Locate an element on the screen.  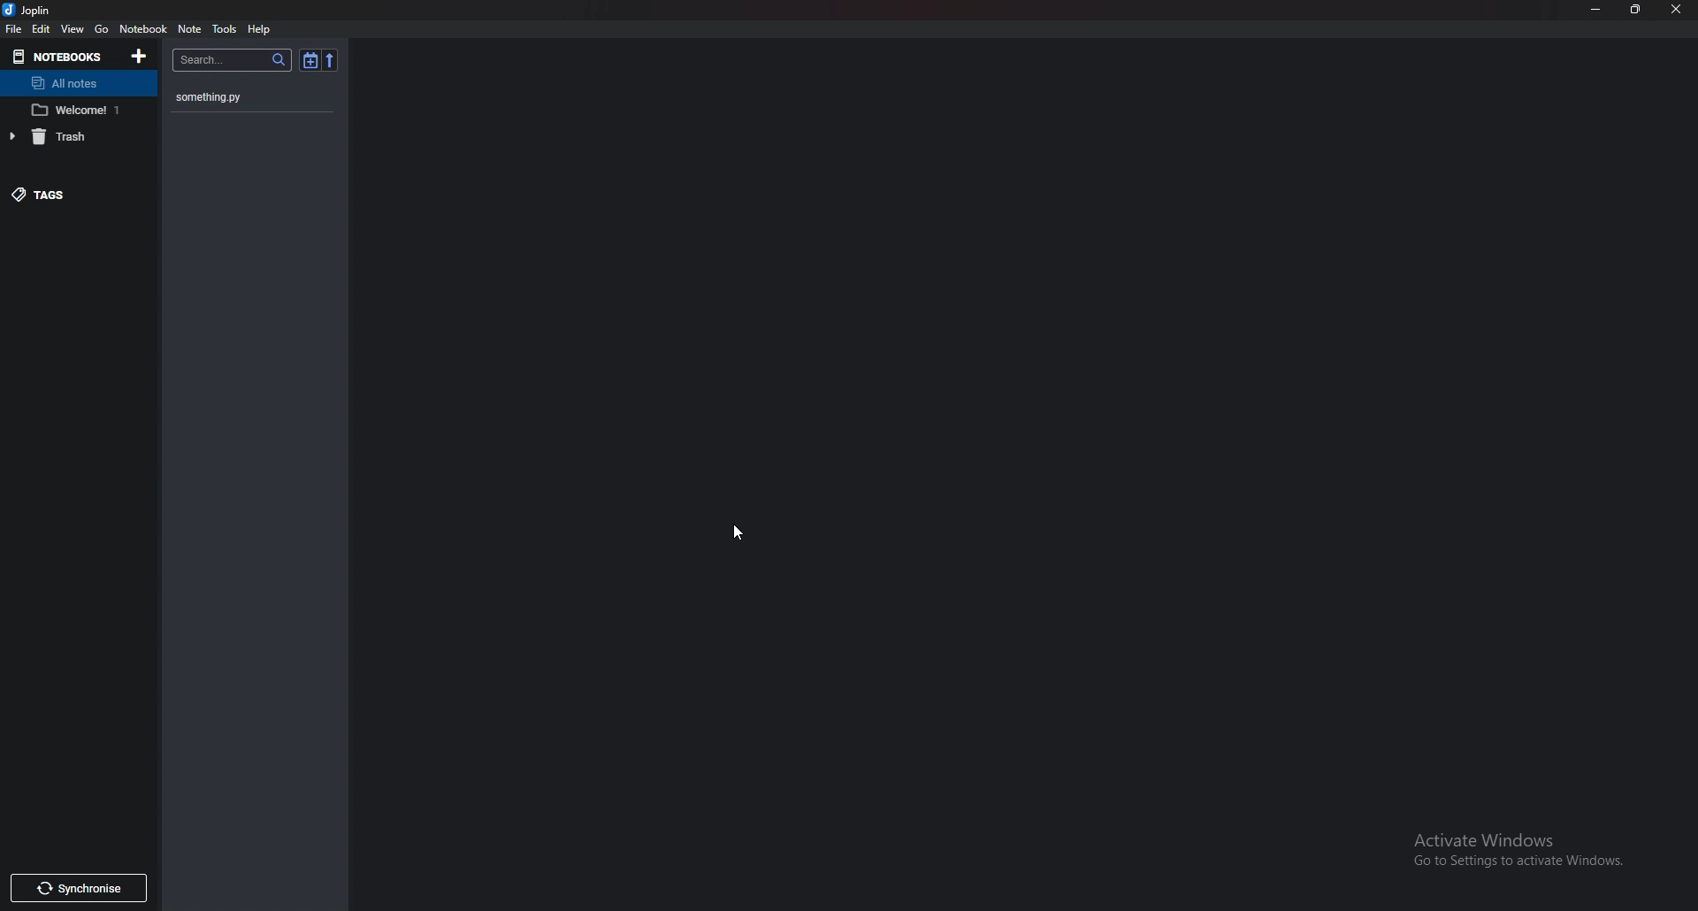
Resize is located at coordinates (1636, 9).